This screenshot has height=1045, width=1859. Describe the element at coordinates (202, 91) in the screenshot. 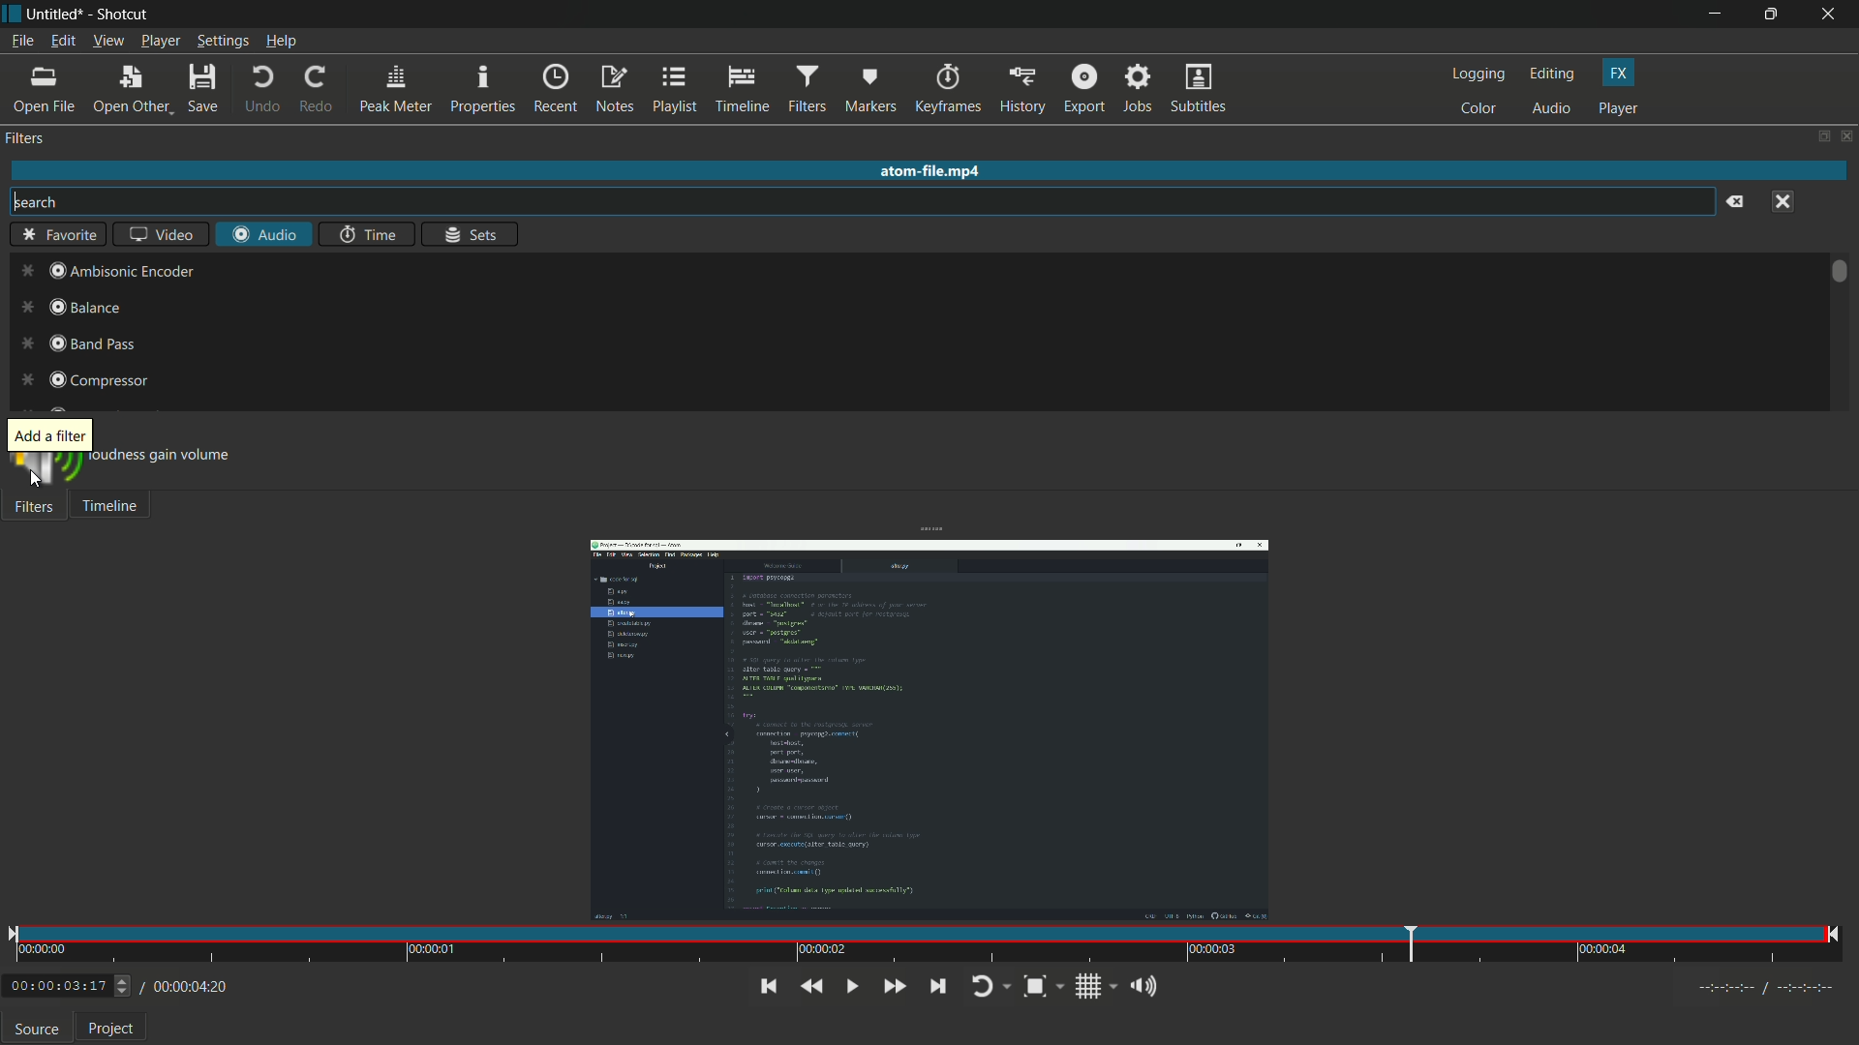

I see `save` at that location.